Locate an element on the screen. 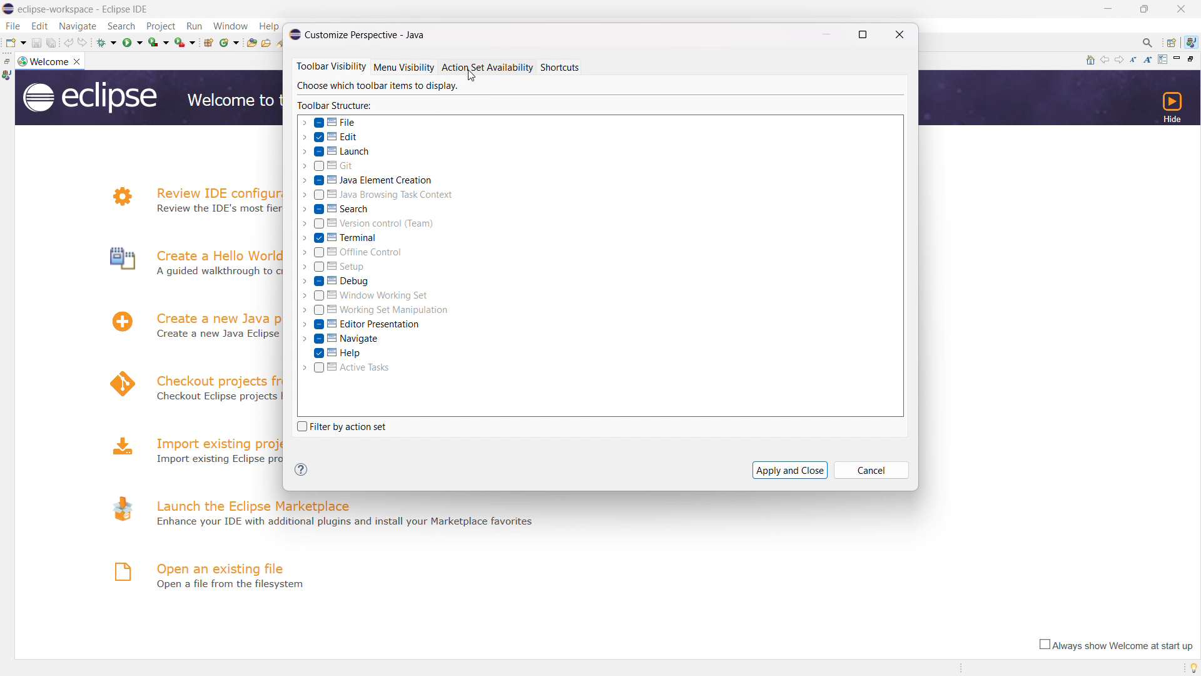 The image size is (1201, 676). shortcuts is located at coordinates (560, 67).